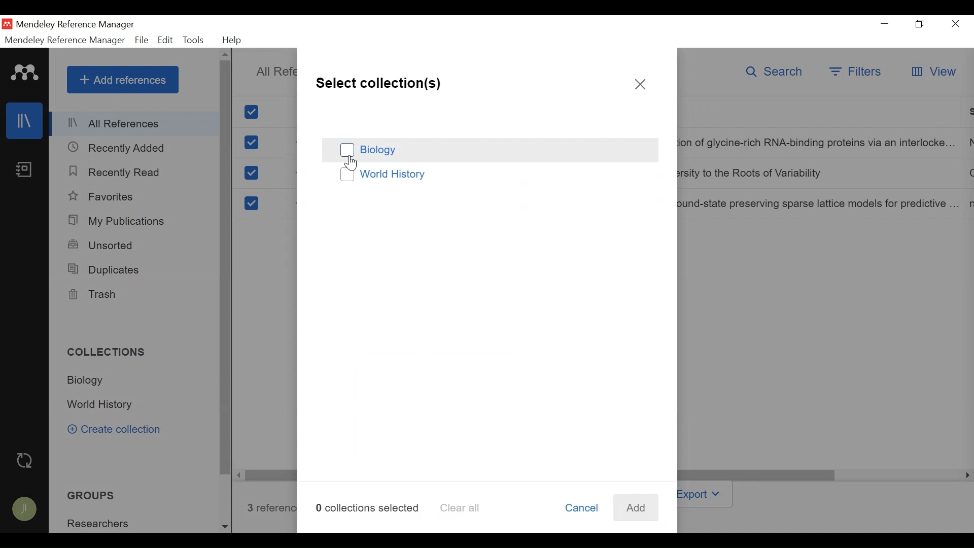 The image size is (974, 548). What do you see at coordinates (253, 112) in the screenshot?
I see `(un)Select all` at bounding box center [253, 112].